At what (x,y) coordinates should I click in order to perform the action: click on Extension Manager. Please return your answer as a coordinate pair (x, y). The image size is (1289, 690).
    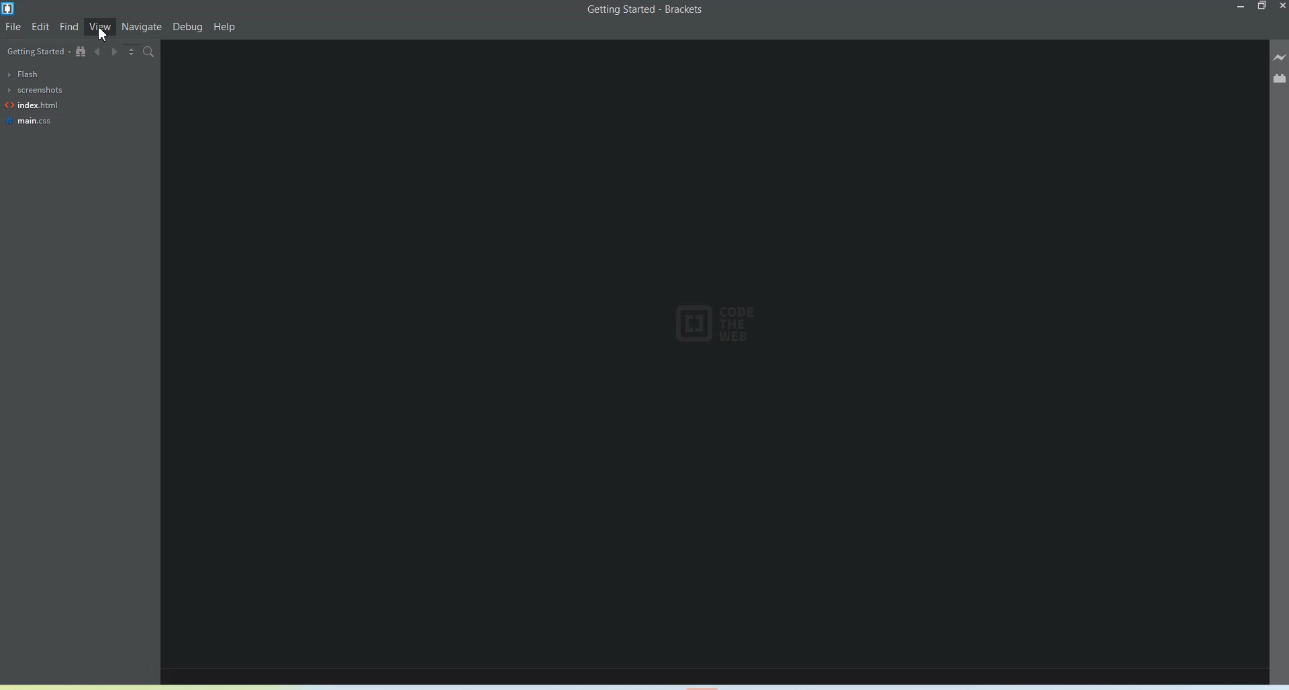
    Looking at the image, I should click on (1280, 77).